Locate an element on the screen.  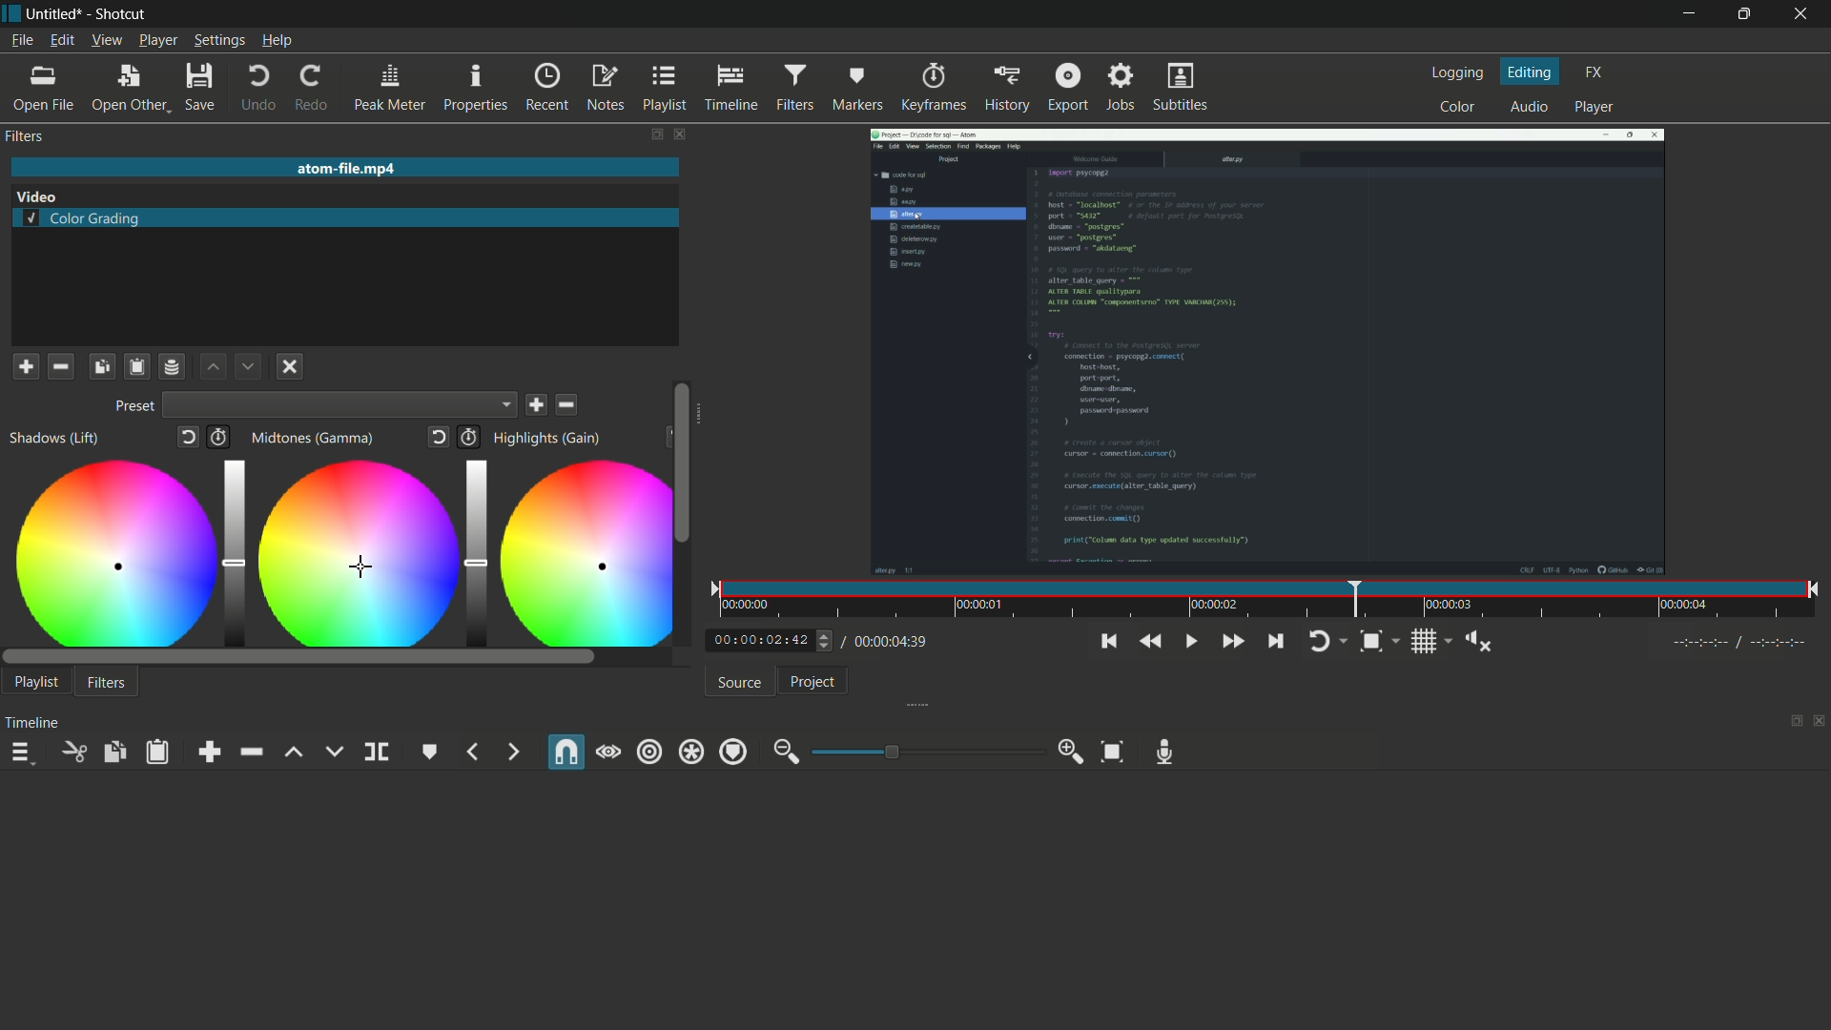
save is located at coordinates (539, 405).